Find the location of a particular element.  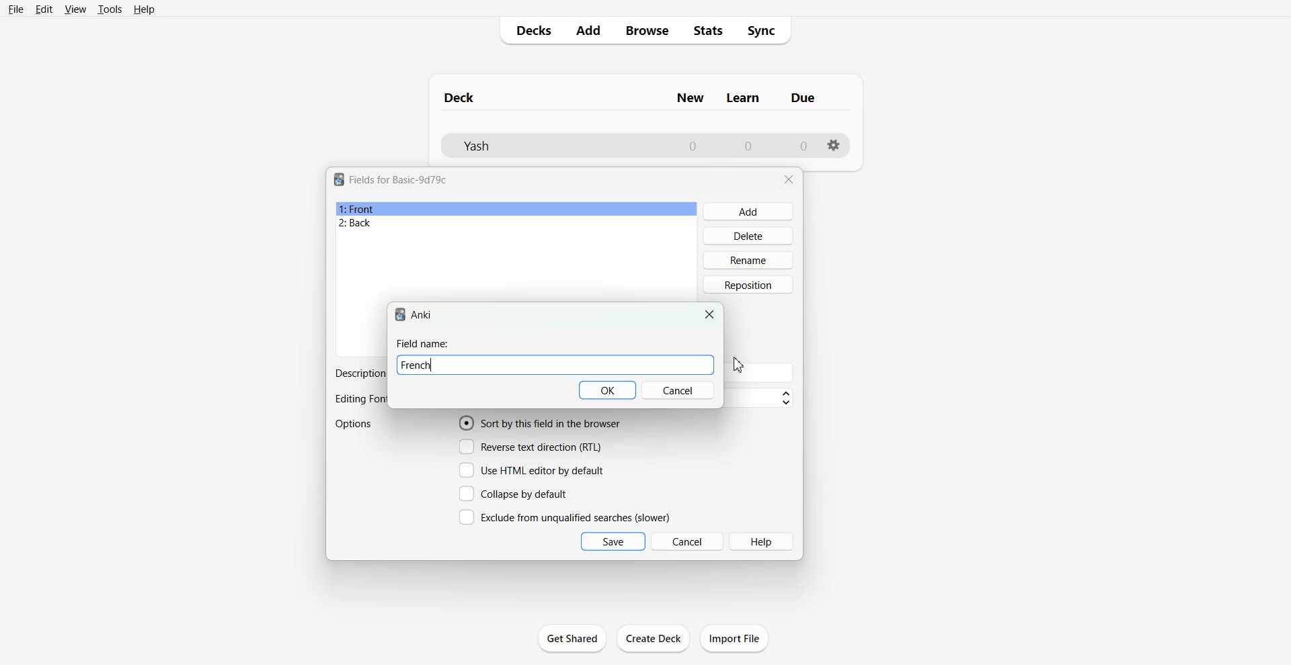

Text 1 is located at coordinates (399, 179).